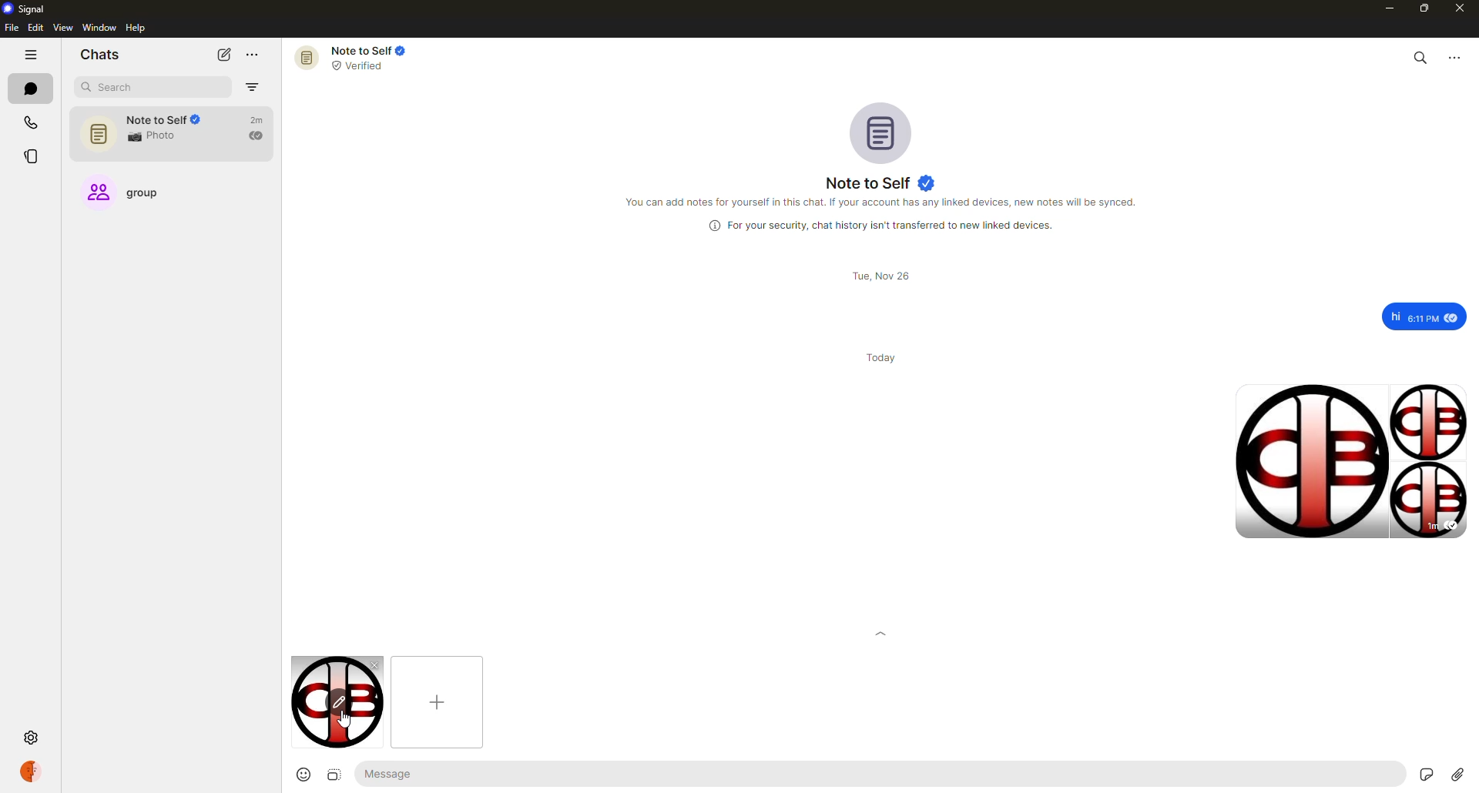 Image resolution: width=1479 pixels, height=793 pixels. Describe the element at coordinates (883, 356) in the screenshot. I see `day` at that location.